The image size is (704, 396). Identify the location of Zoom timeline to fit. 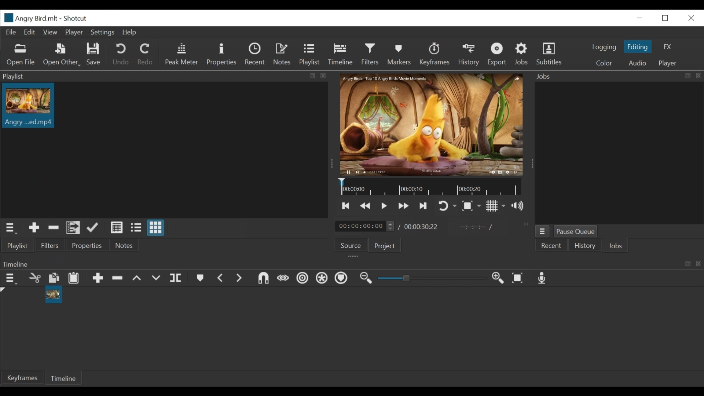
(518, 279).